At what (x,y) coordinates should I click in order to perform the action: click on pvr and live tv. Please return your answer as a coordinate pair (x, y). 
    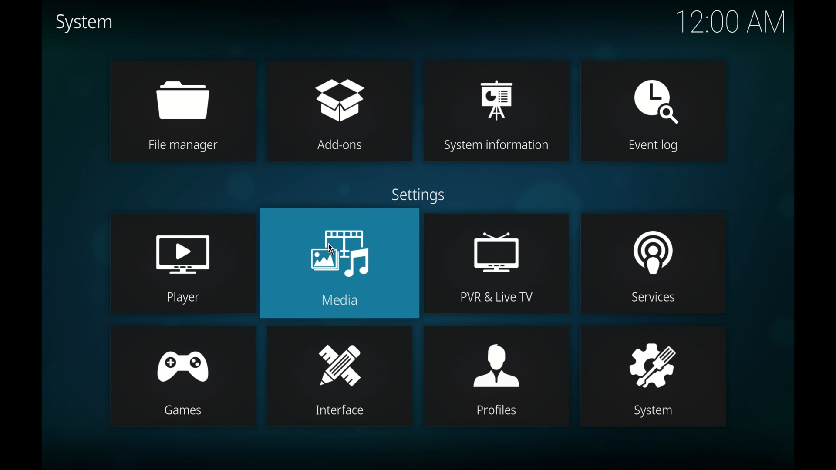
    Looking at the image, I should click on (499, 263).